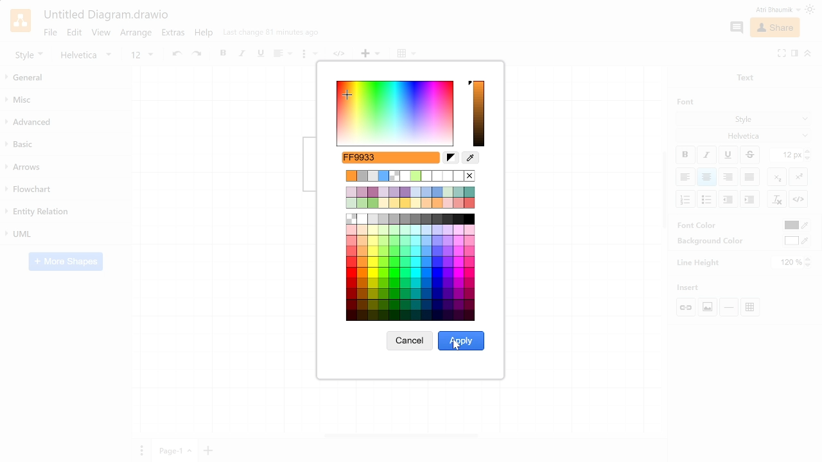 The height and width of the screenshot is (462, 822). Describe the element at coordinates (74, 33) in the screenshot. I see `Edit` at that location.